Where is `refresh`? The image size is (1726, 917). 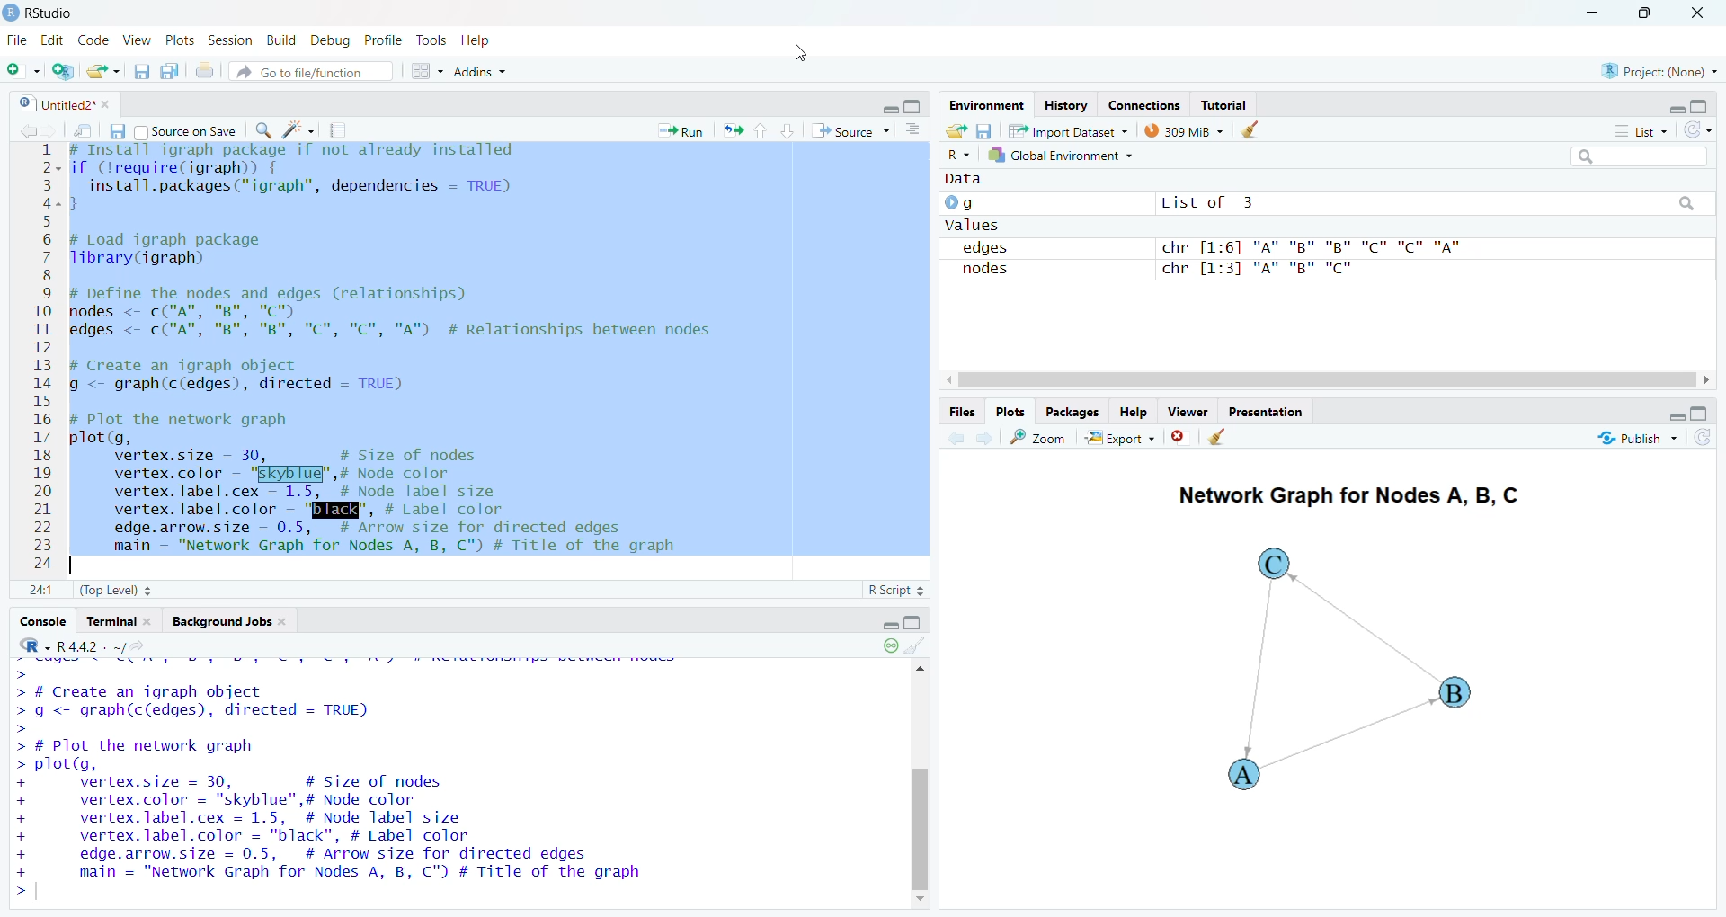 refresh is located at coordinates (1697, 129).